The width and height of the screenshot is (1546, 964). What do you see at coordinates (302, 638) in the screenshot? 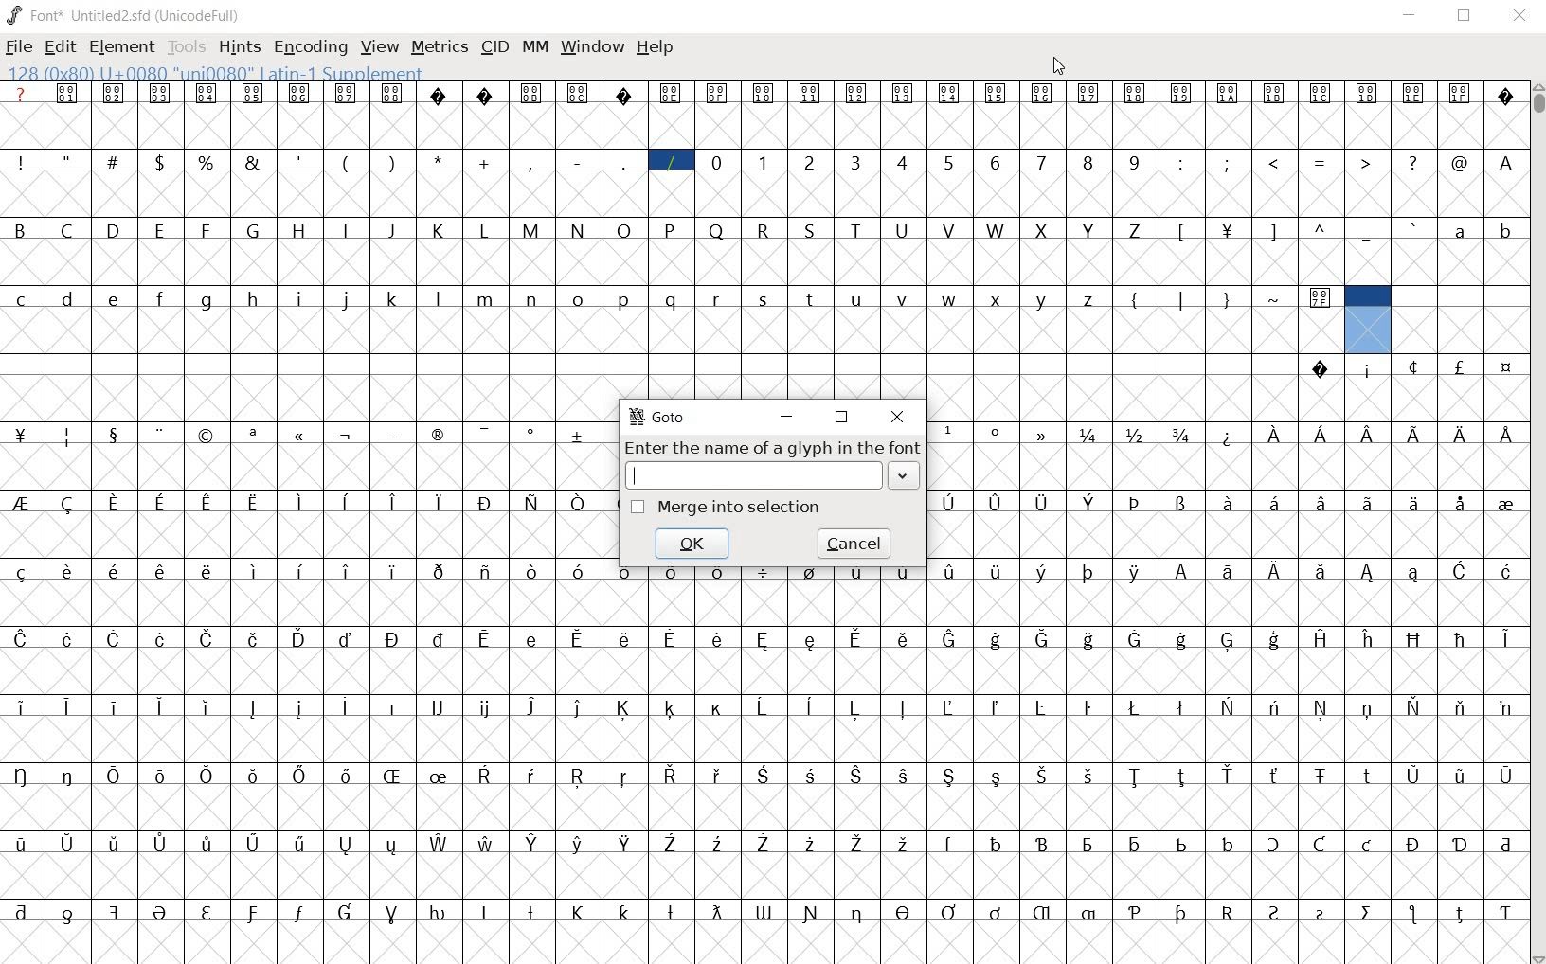
I see `Symbol` at bounding box center [302, 638].